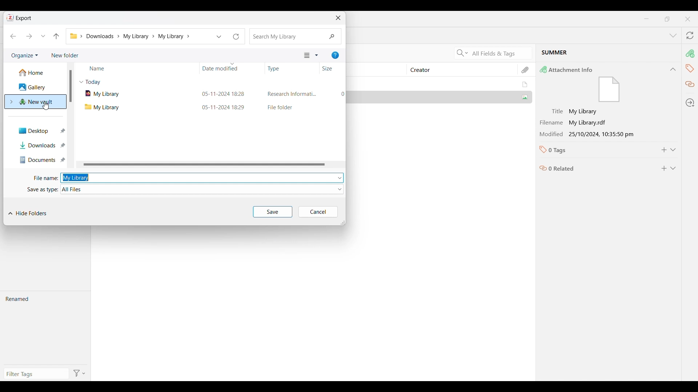 This screenshot has width=698, height=392. I want to click on Refresh, so click(236, 36).